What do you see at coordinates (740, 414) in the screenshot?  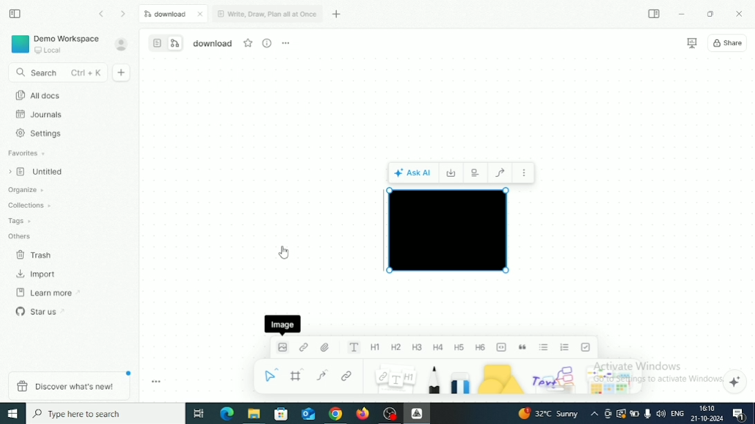 I see `Notifications` at bounding box center [740, 414].